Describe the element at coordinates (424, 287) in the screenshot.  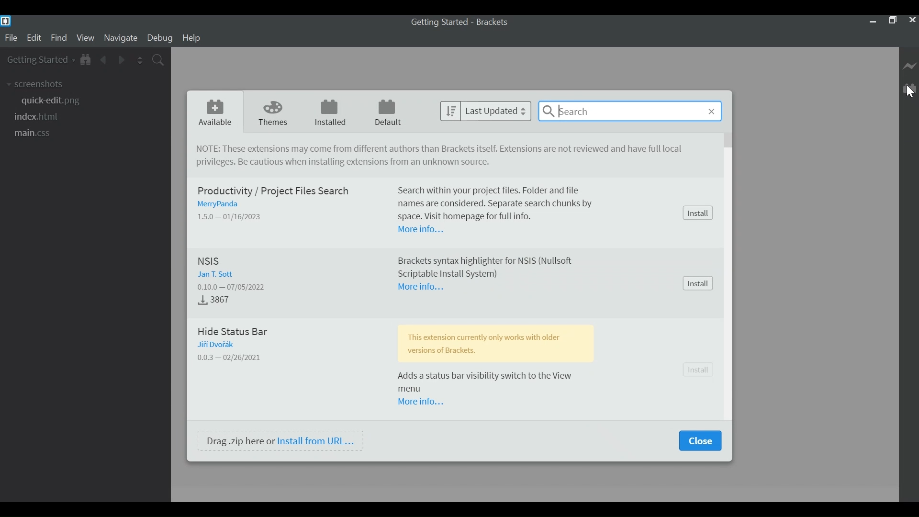
I see `More Information` at that location.